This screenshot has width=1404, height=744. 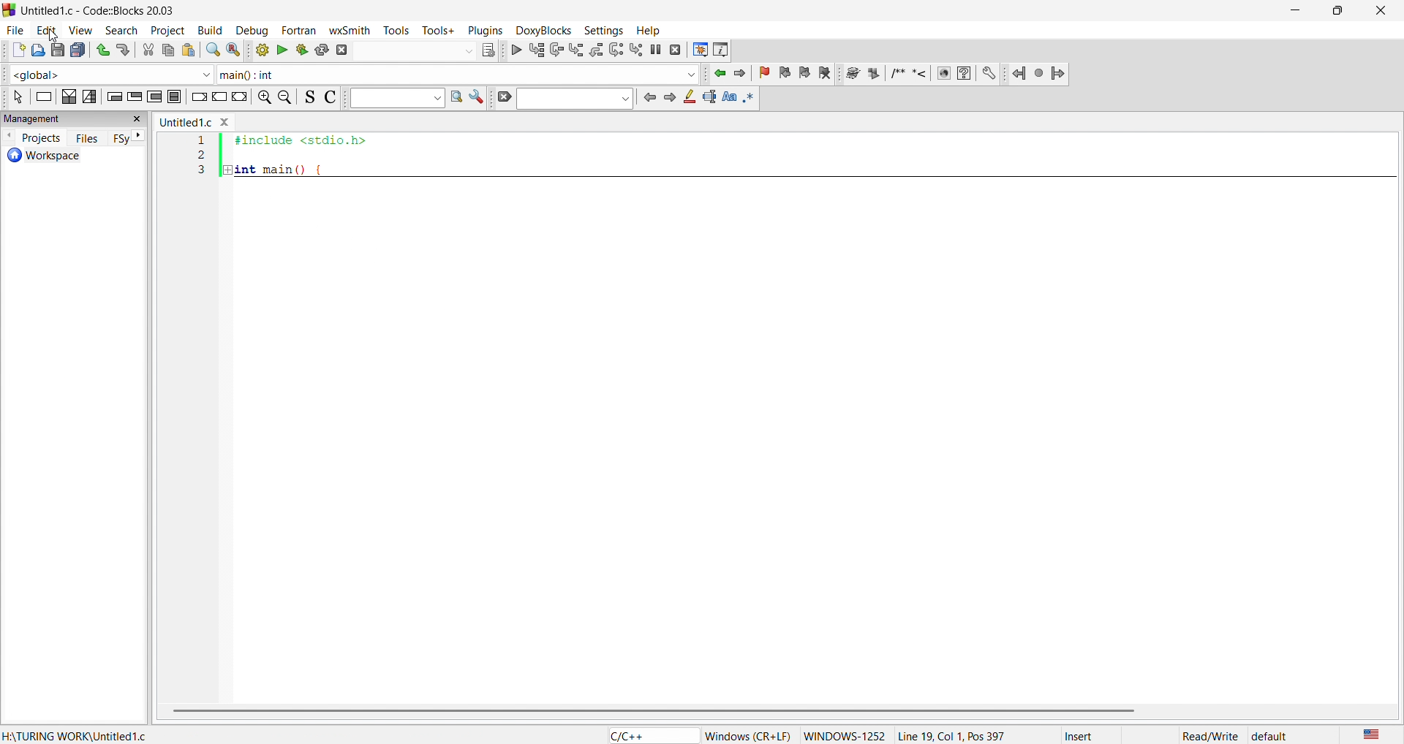 I want to click on exit condition loop, so click(x=134, y=95).